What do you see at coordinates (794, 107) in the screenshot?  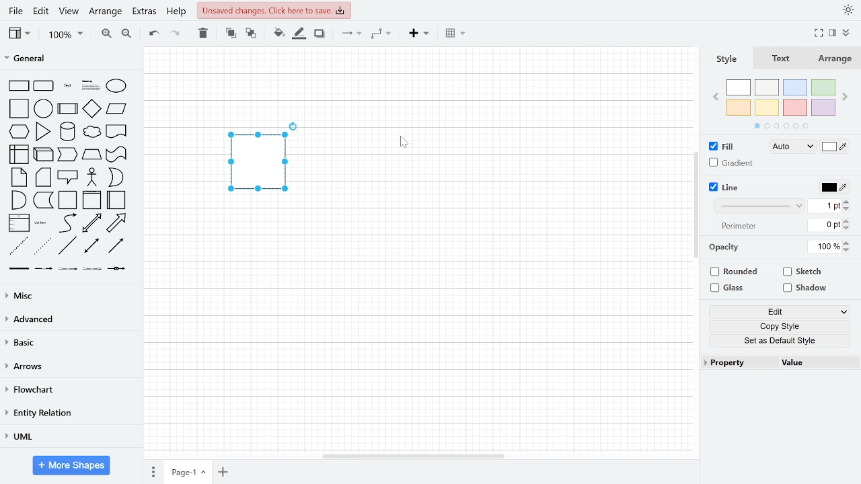 I see `red` at bounding box center [794, 107].